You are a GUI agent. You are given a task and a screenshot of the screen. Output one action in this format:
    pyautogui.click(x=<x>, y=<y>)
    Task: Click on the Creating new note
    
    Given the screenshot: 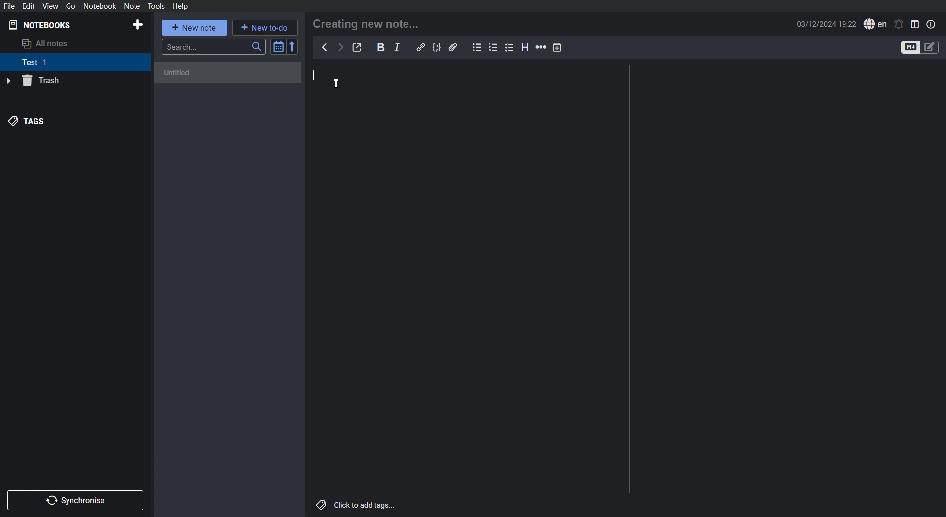 What is the action you would take?
    pyautogui.click(x=366, y=24)
    